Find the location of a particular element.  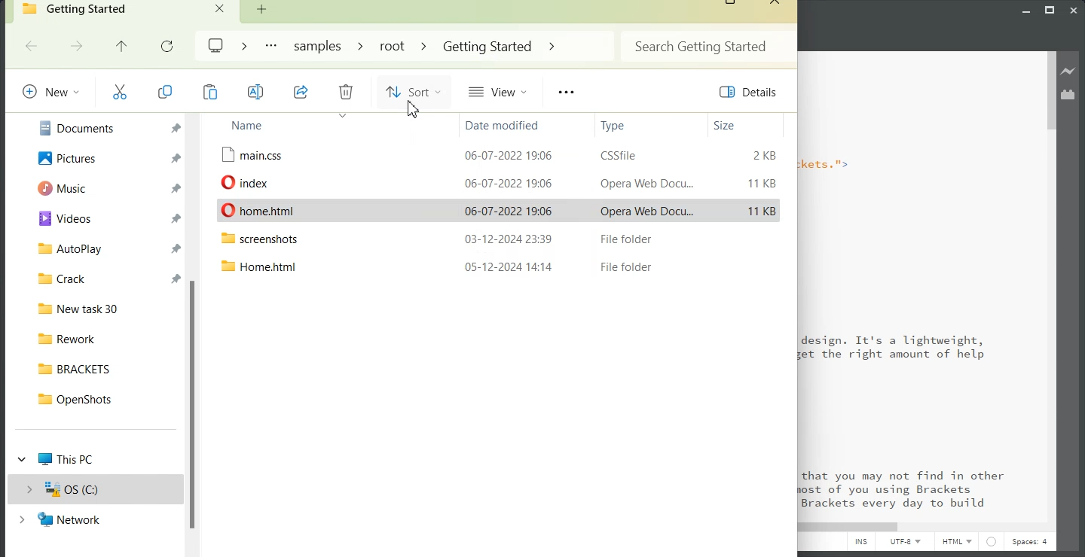

More is located at coordinates (270, 46).